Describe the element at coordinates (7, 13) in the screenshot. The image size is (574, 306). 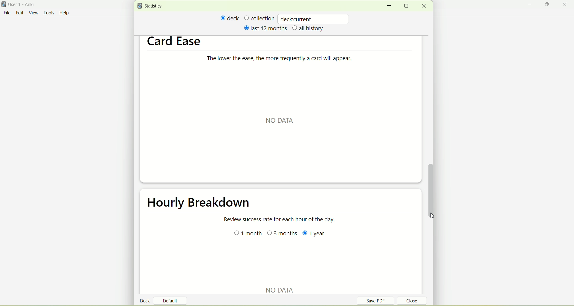
I see `File ` at that location.